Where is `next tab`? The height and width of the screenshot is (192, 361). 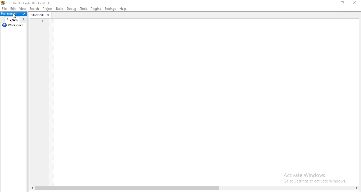 next tab is located at coordinates (24, 19).